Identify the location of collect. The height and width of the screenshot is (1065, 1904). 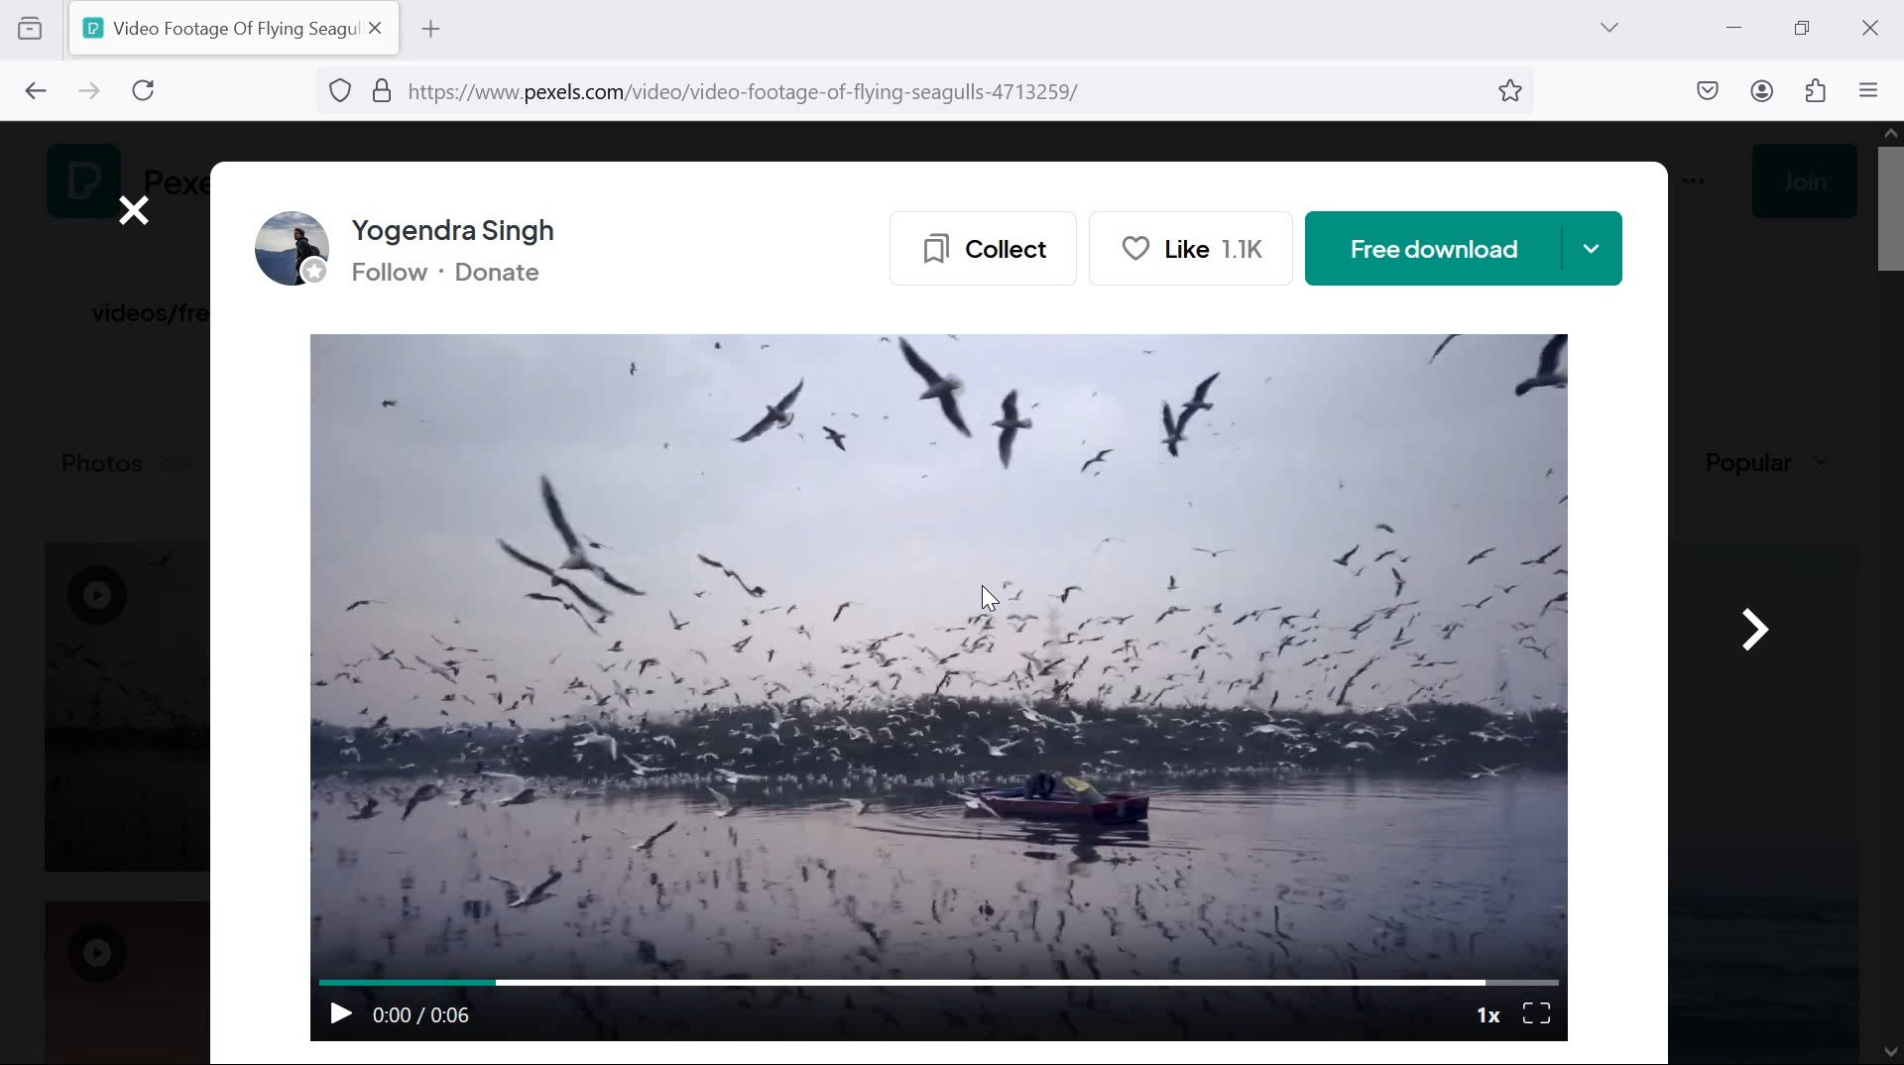
(977, 245).